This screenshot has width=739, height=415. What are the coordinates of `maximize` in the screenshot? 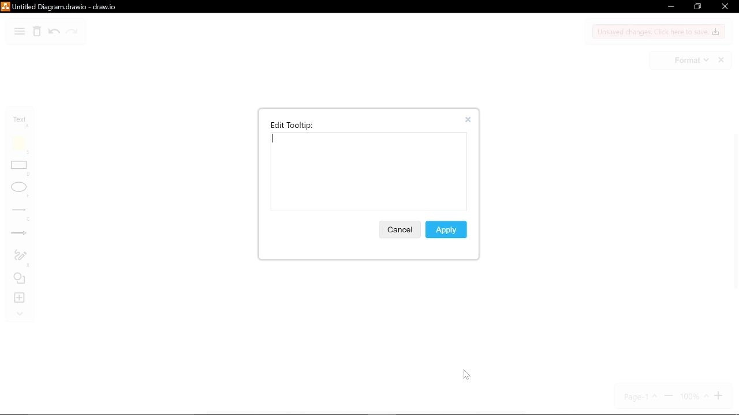 It's located at (697, 7).